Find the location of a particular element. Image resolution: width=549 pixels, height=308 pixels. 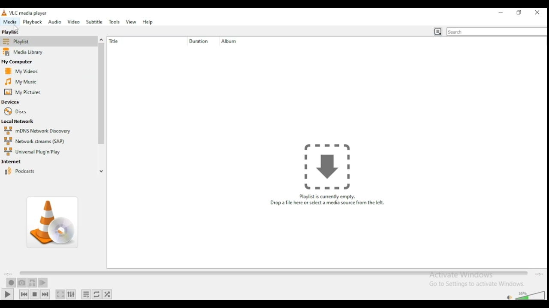

universal plug and play is located at coordinates (33, 152).